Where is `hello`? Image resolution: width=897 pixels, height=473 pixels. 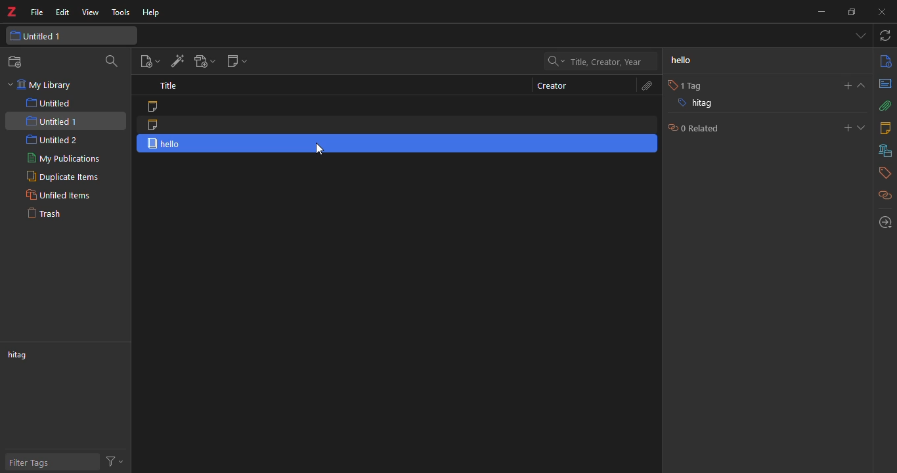 hello is located at coordinates (691, 60).